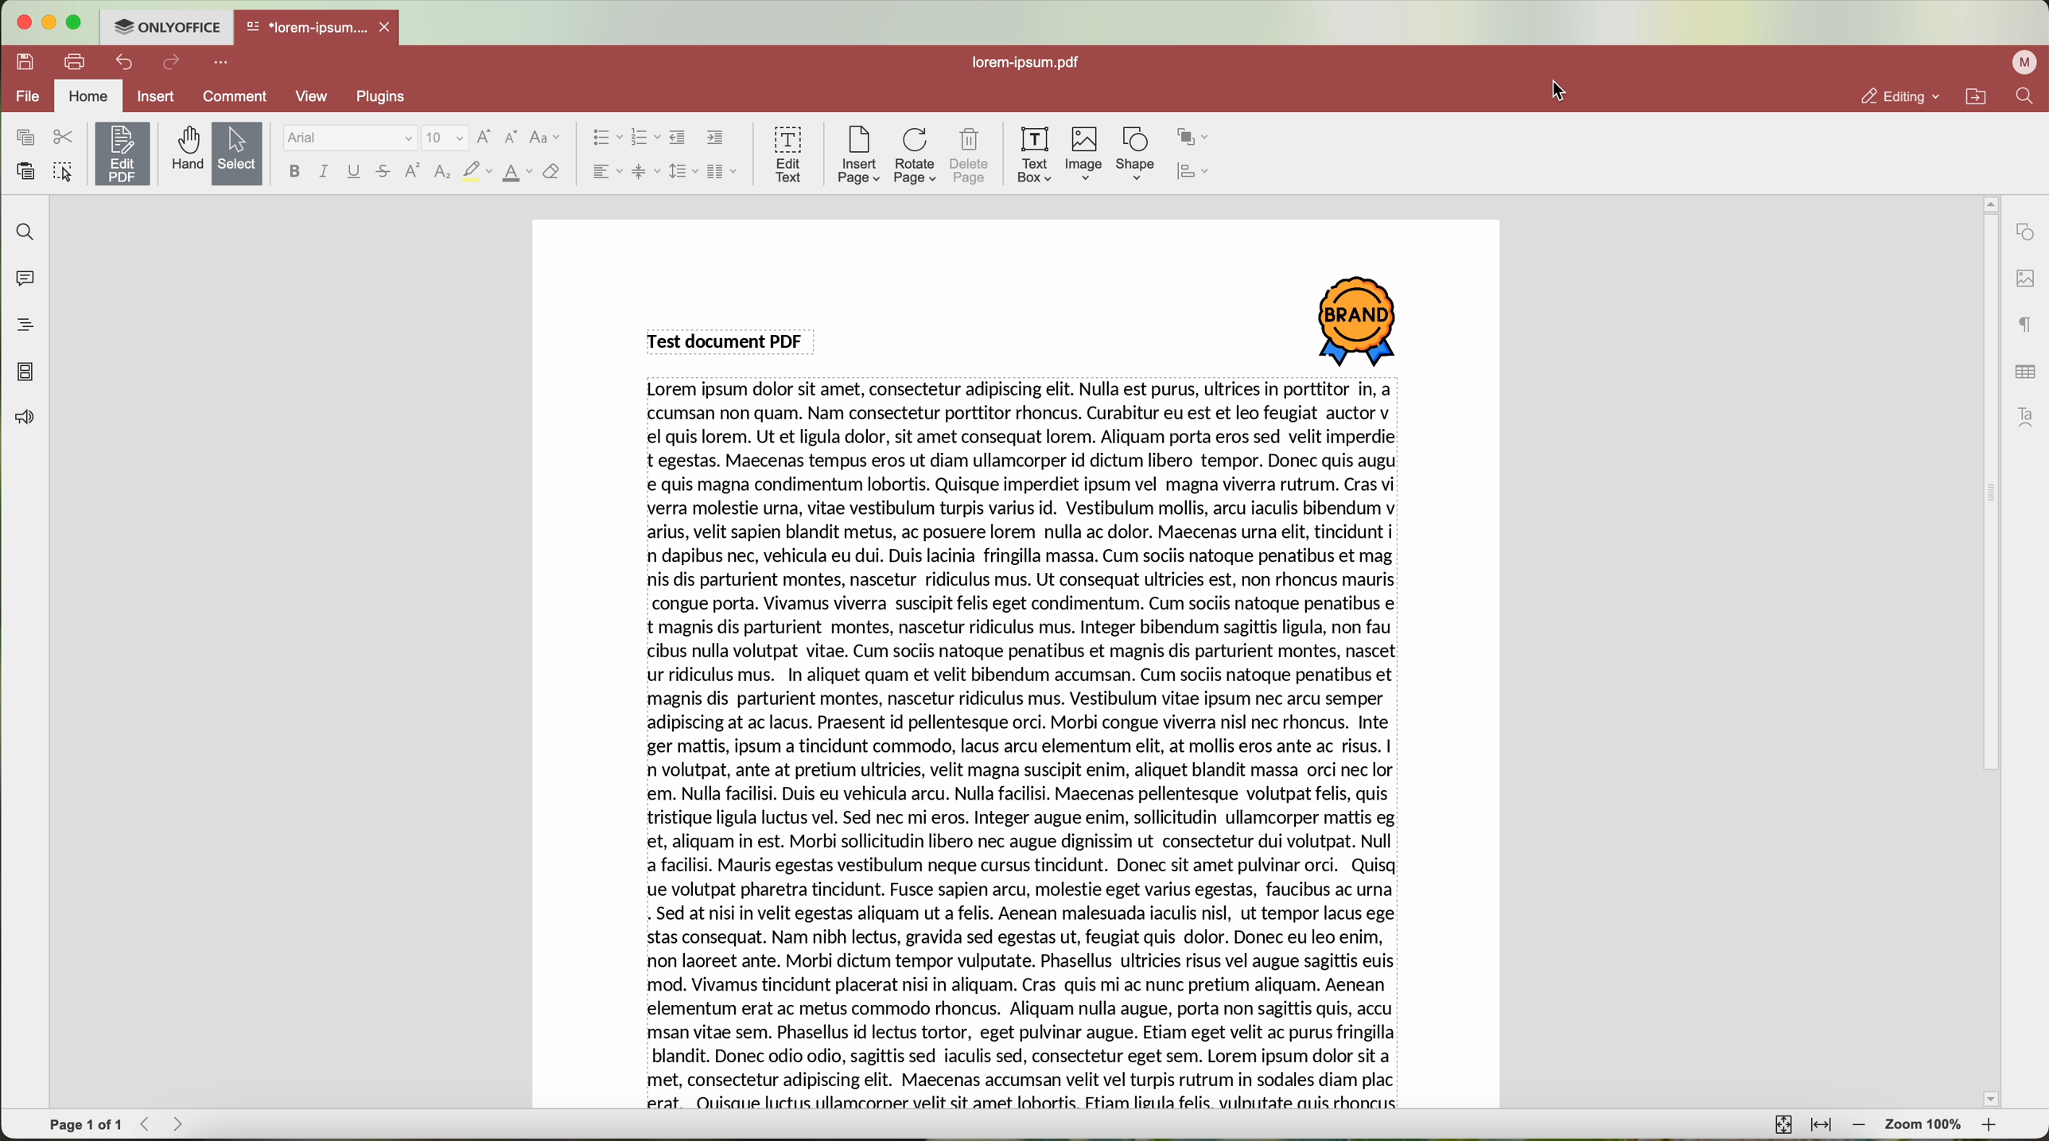 The image size is (2049, 1141). Describe the element at coordinates (224, 60) in the screenshot. I see `more options` at that location.